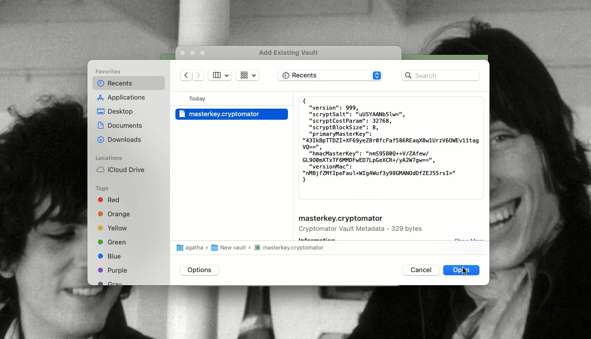 This screenshot has width=591, height=339. I want to click on Add existing vault, so click(292, 53).